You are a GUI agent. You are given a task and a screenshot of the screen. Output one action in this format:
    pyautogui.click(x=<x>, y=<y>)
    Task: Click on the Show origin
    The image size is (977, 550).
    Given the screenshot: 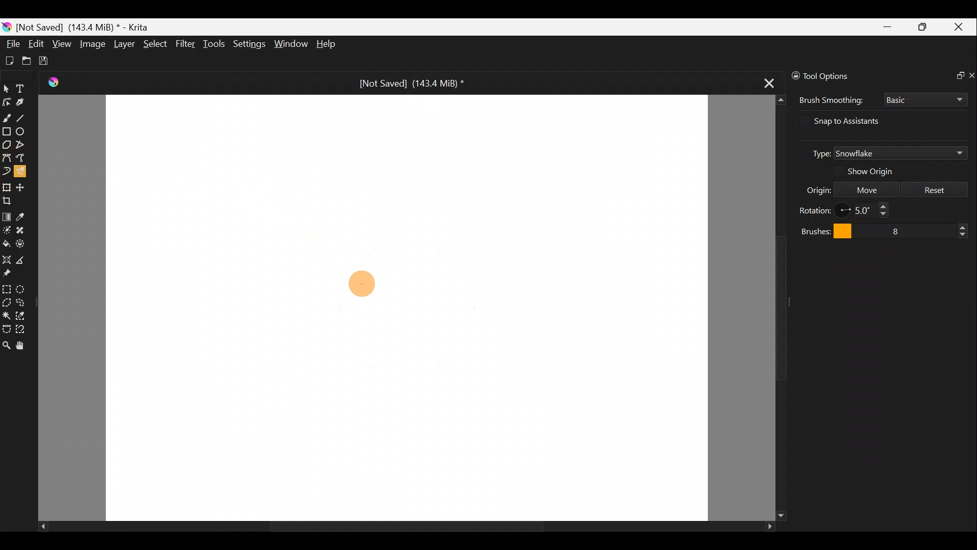 What is the action you would take?
    pyautogui.click(x=877, y=172)
    